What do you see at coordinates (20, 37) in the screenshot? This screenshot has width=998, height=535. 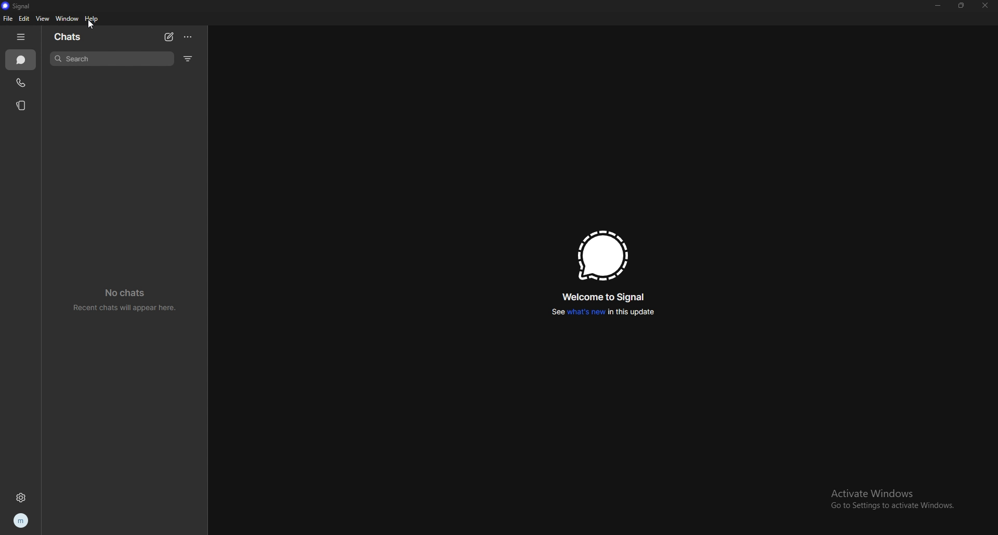 I see `hide tab` at bounding box center [20, 37].